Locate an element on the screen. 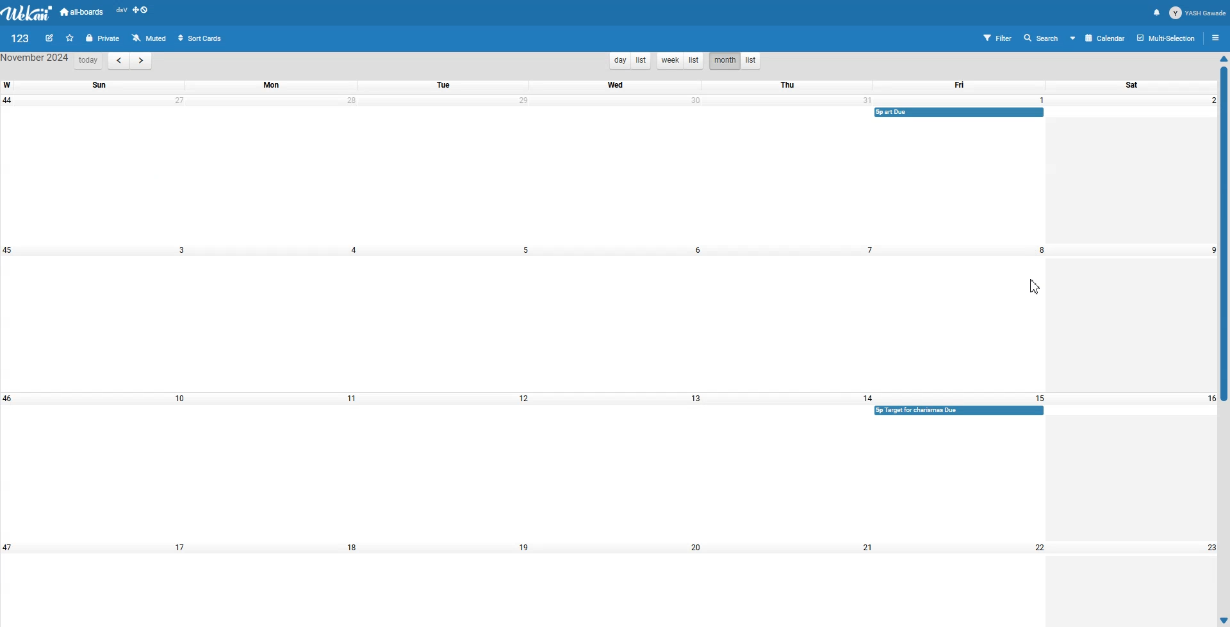  Logo is located at coordinates (28, 13).